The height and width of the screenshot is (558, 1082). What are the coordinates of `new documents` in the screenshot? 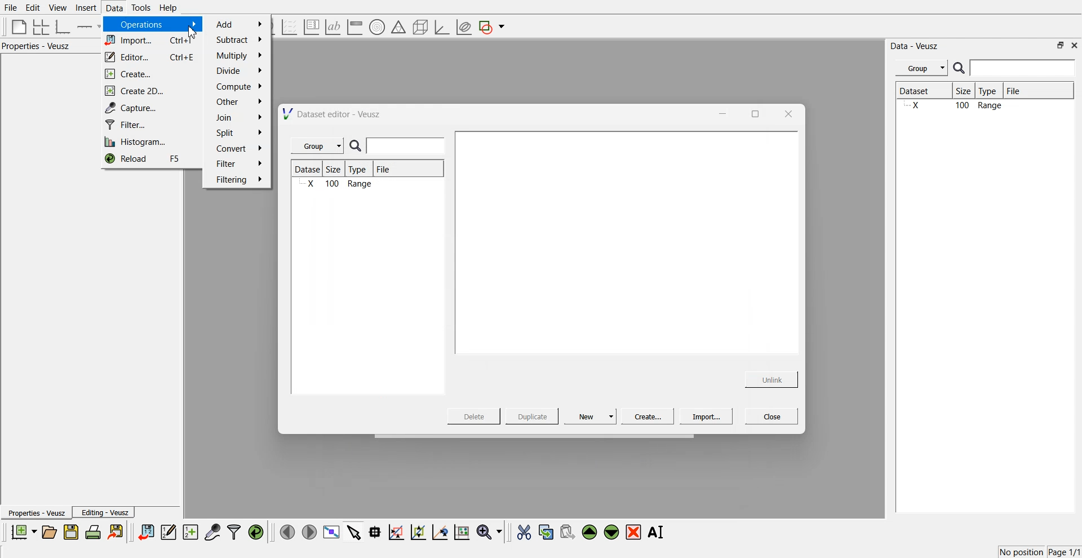 It's located at (23, 532).